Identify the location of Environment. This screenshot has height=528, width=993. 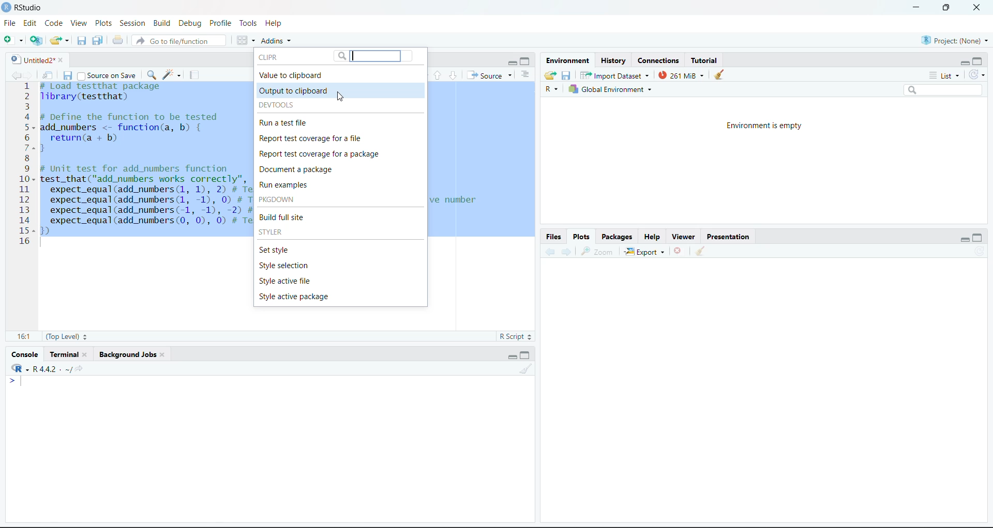
(568, 60).